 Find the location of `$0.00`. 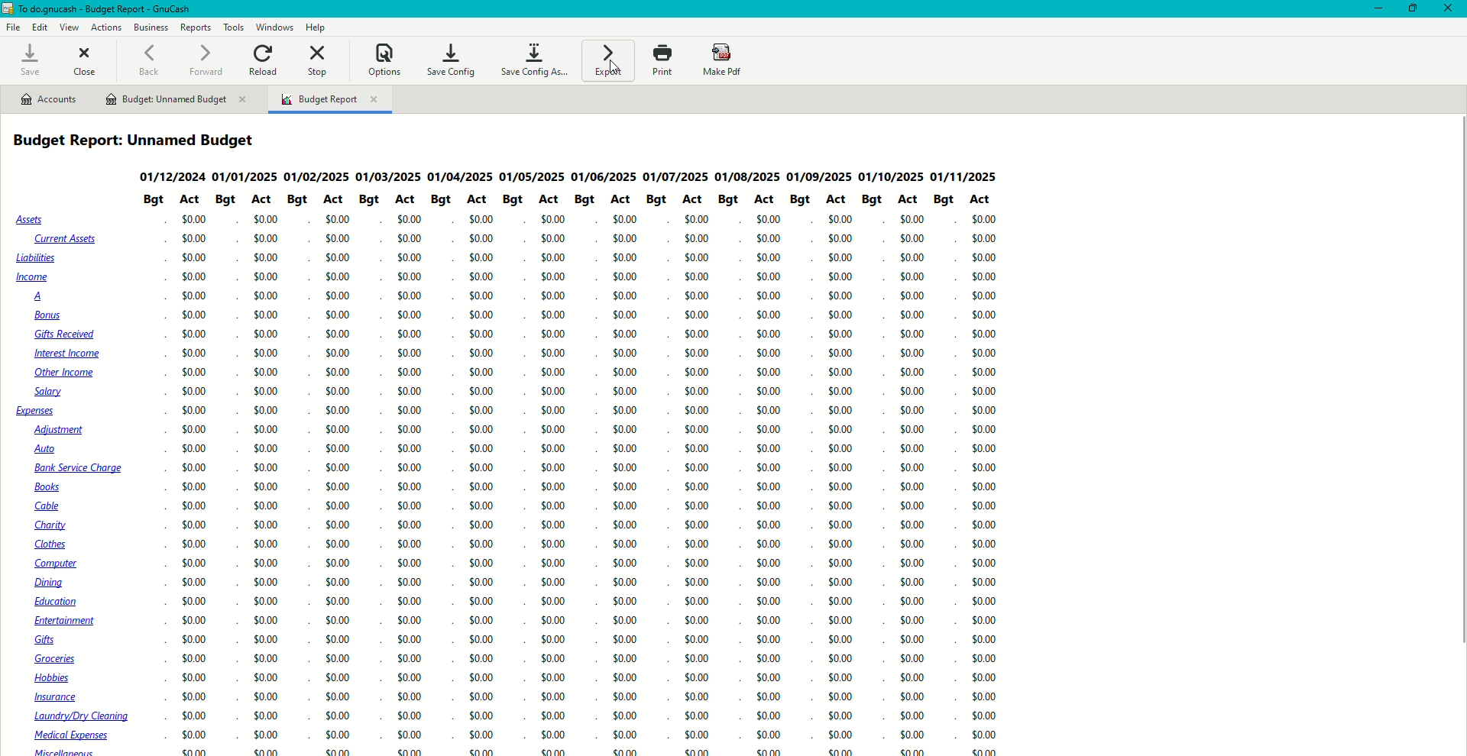

$0.00 is located at coordinates (270, 564).